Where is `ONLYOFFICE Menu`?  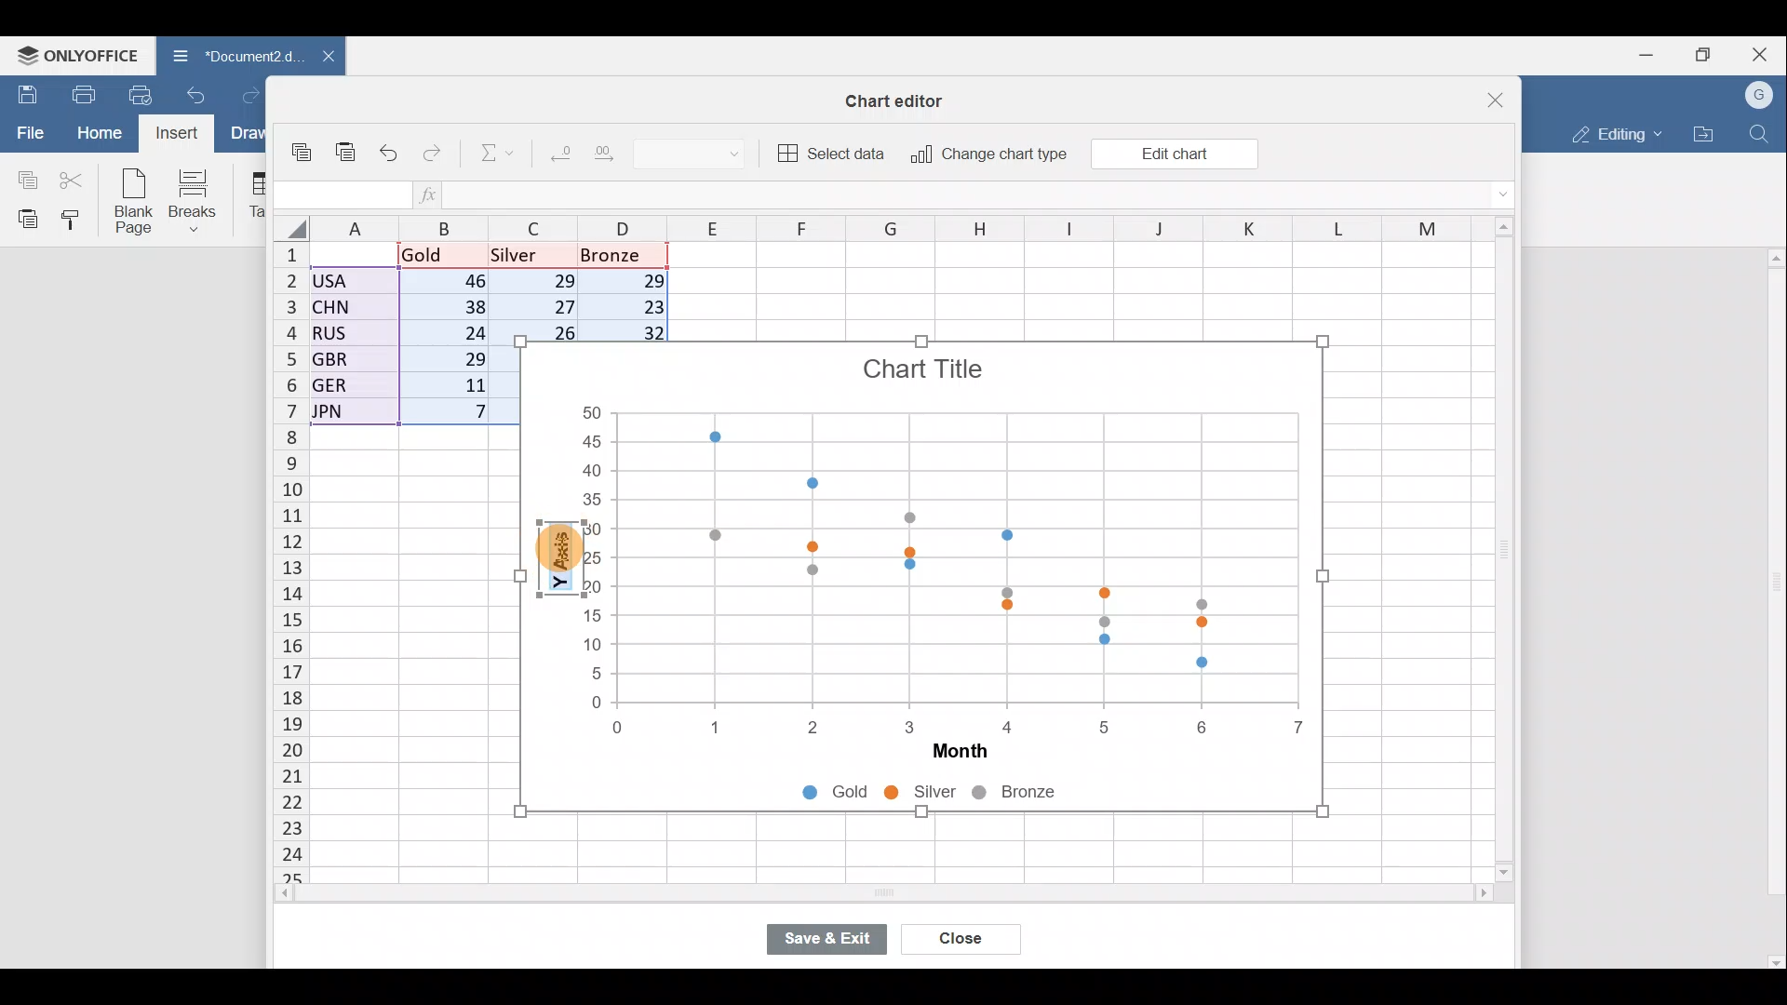 ONLYOFFICE Menu is located at coordinates (76, 54).